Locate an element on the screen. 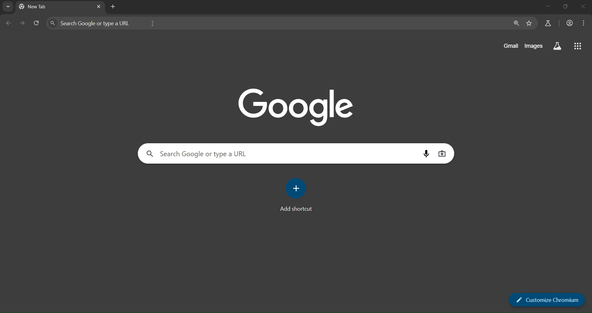  new tab is located at coordinates (113, 7).